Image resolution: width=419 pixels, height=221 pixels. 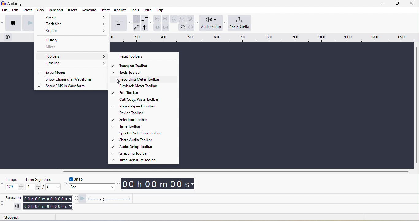 I want to click on select snapping, so click(x=92, y=187).